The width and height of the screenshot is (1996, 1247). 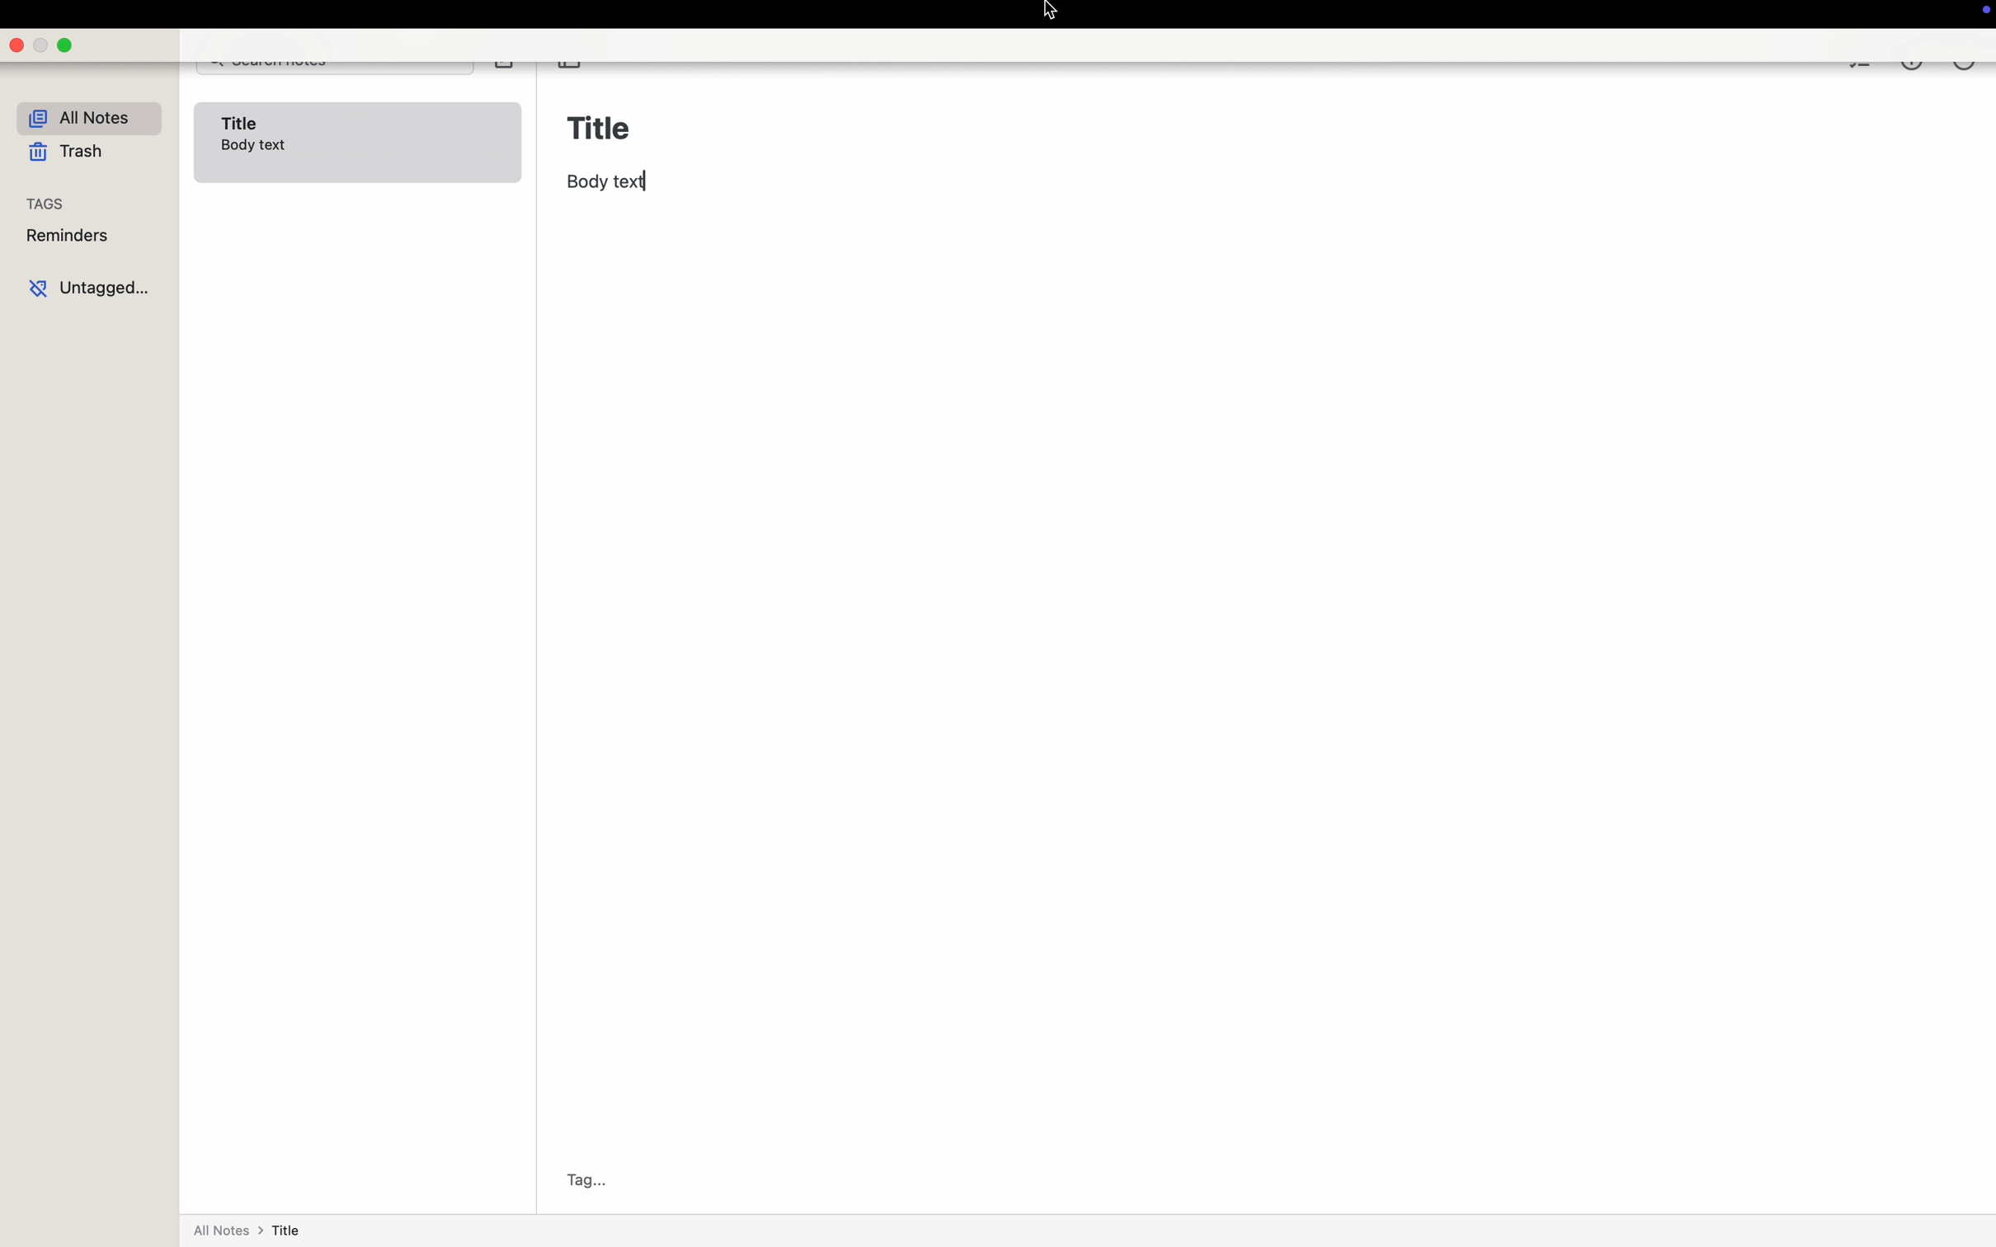 What do you see at coordinates (591, 1179) in the screenshot?
I see `Tag...` at bounding box center [591, 1179].